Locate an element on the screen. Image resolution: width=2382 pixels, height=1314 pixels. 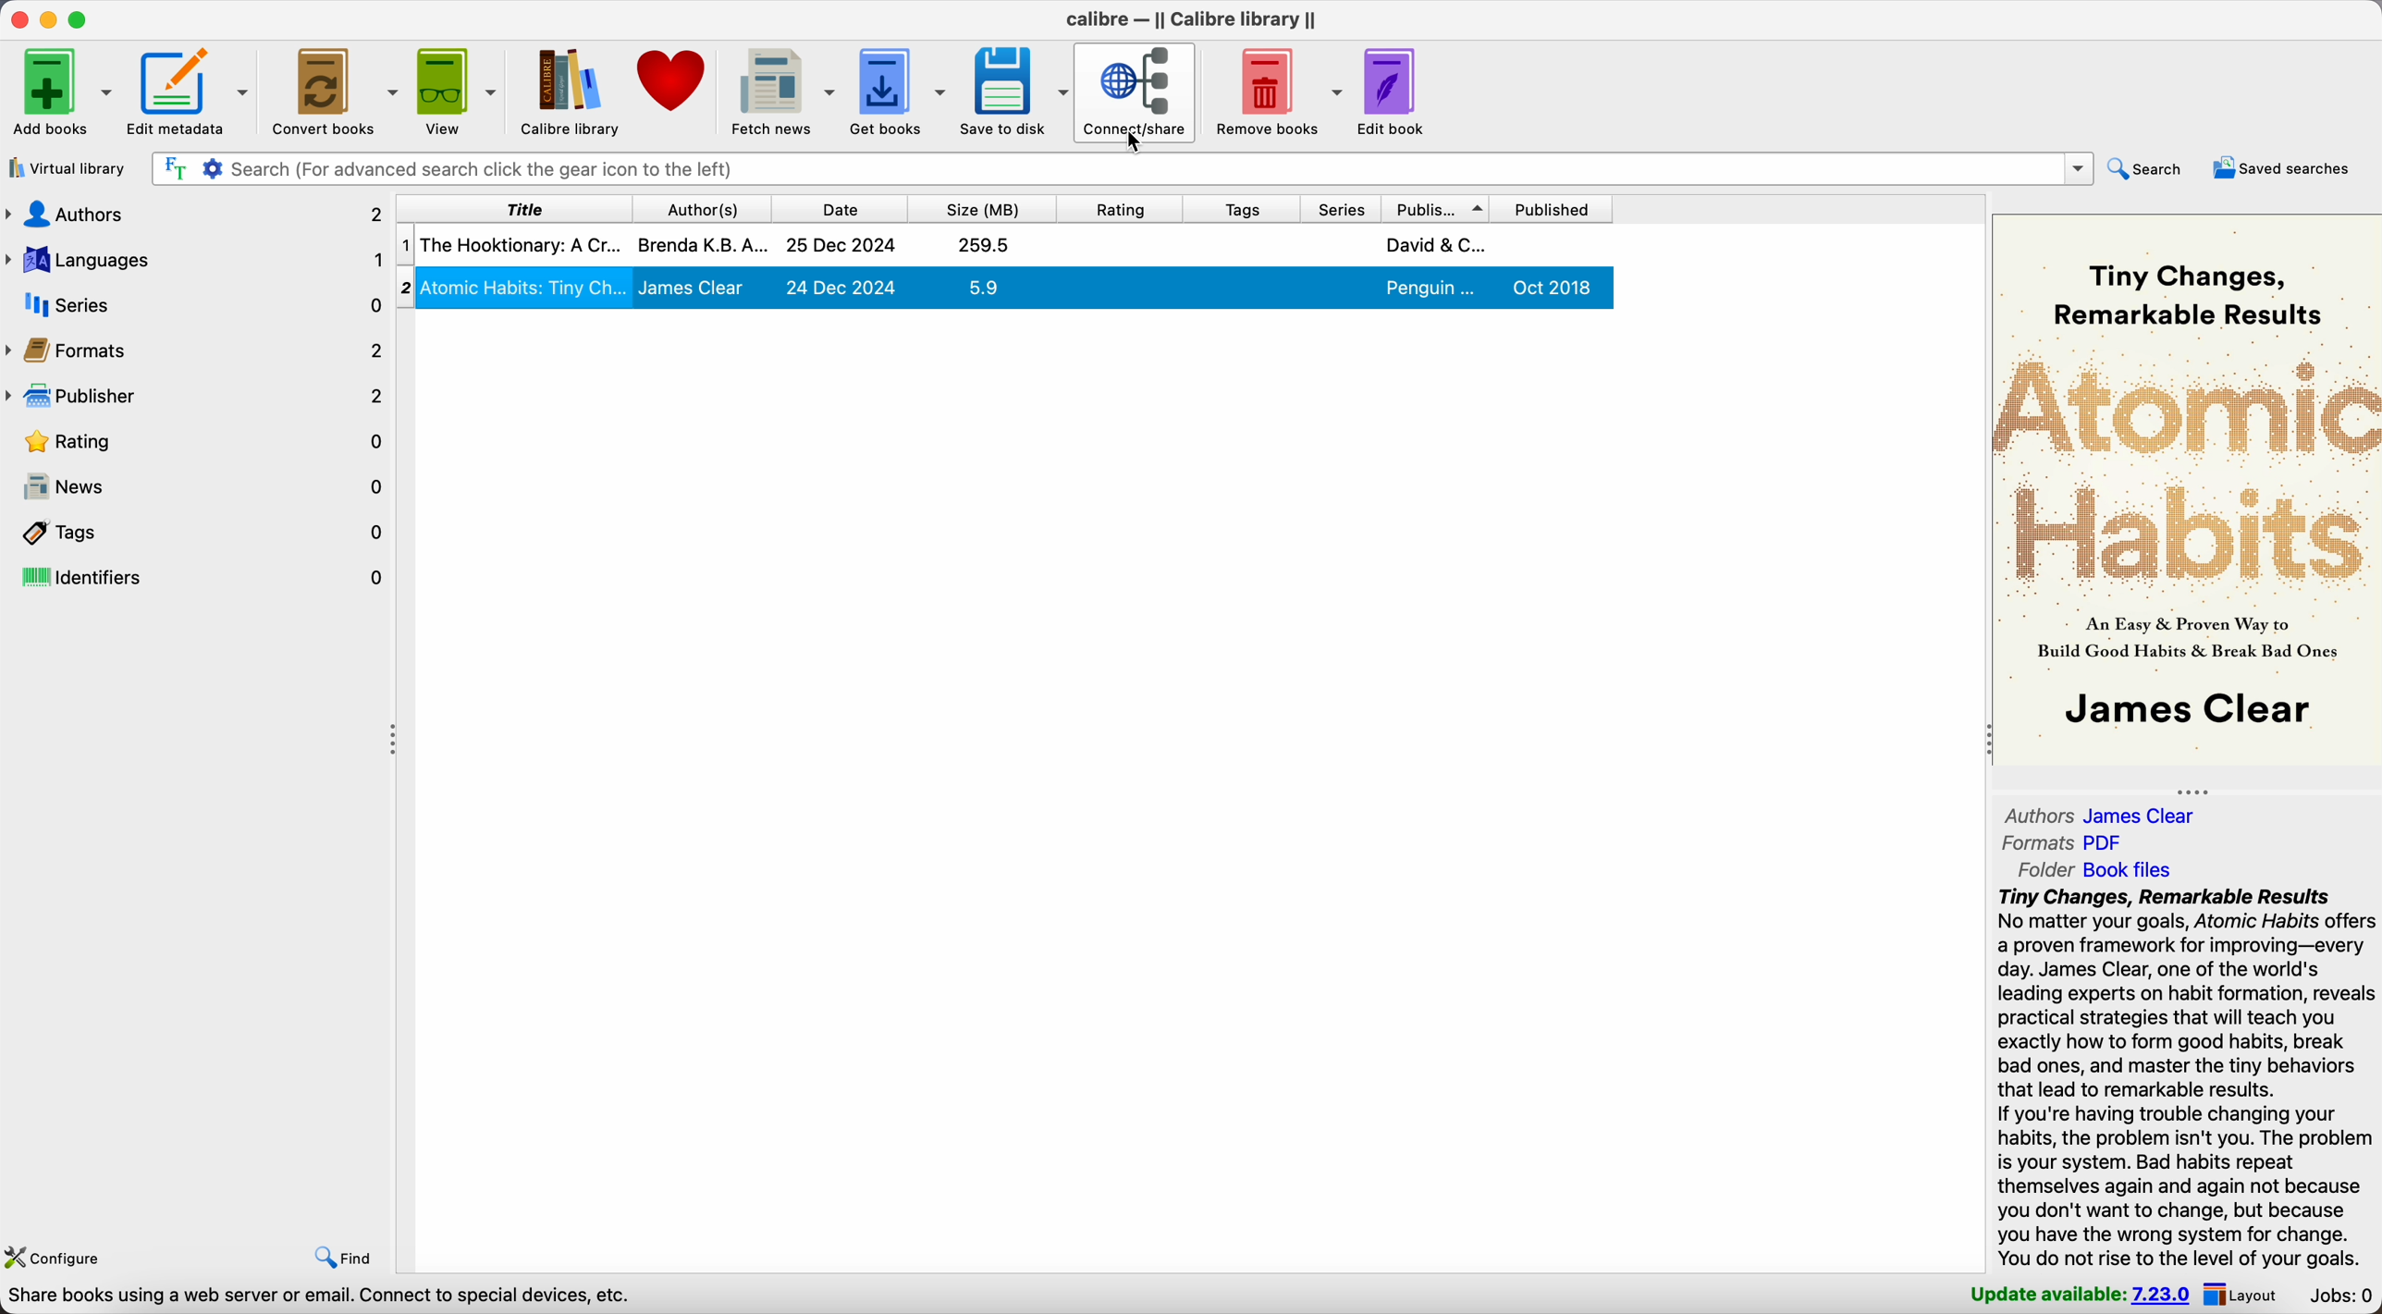
donate is located at coordinates (675, 90).